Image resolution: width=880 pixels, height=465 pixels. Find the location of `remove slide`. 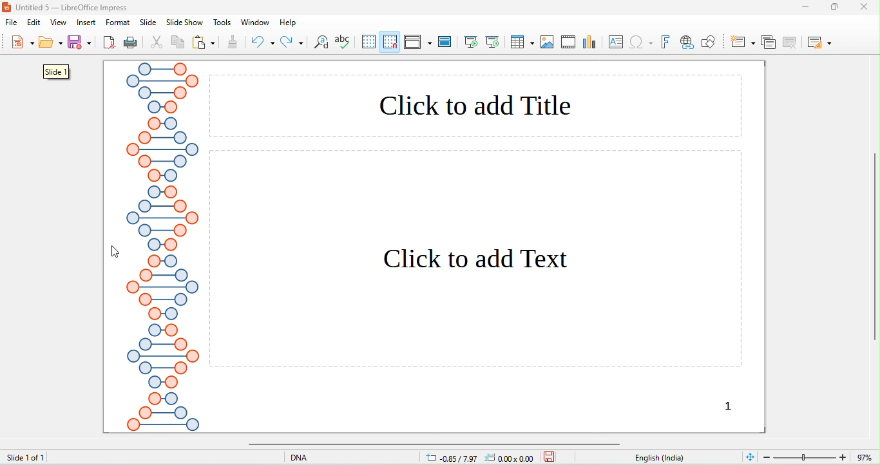

remove slide is located at coordinates (792, 42).